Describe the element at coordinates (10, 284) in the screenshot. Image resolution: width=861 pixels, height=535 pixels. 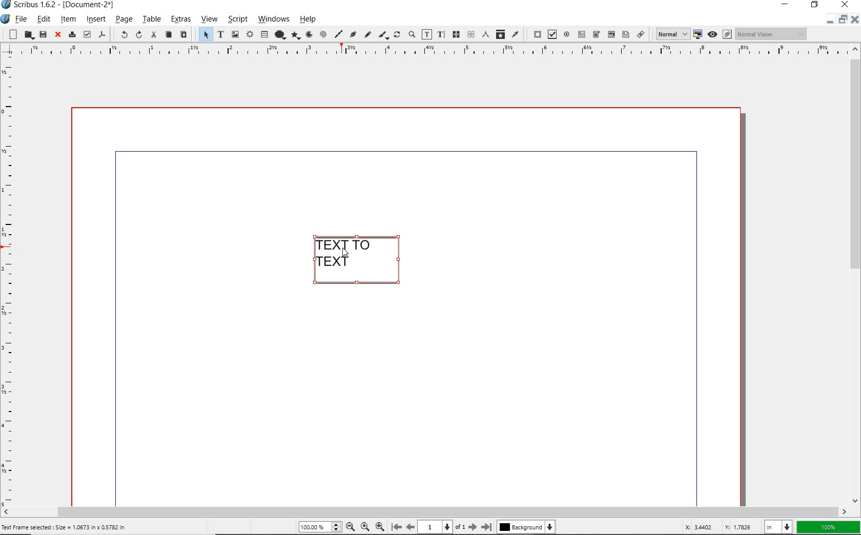
I see `ruler` at that location.